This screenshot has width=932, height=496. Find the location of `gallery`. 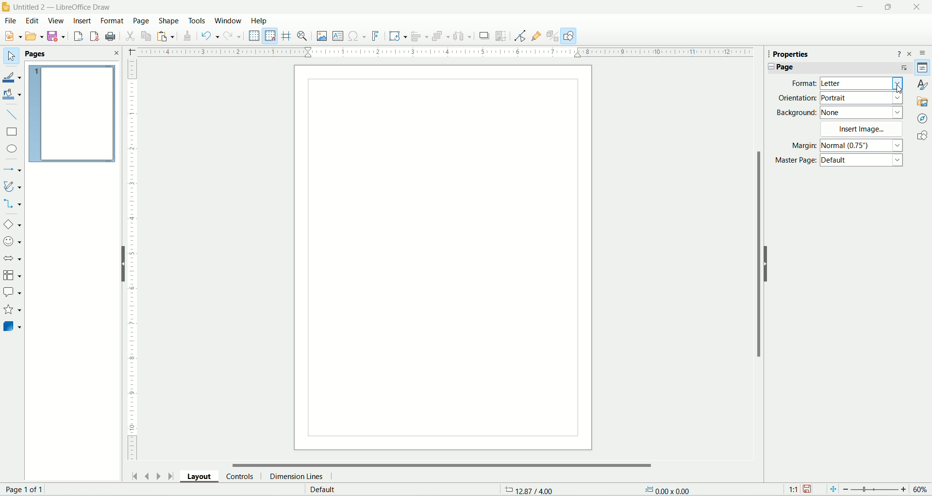

gallery is located at coordinates (923, 102).